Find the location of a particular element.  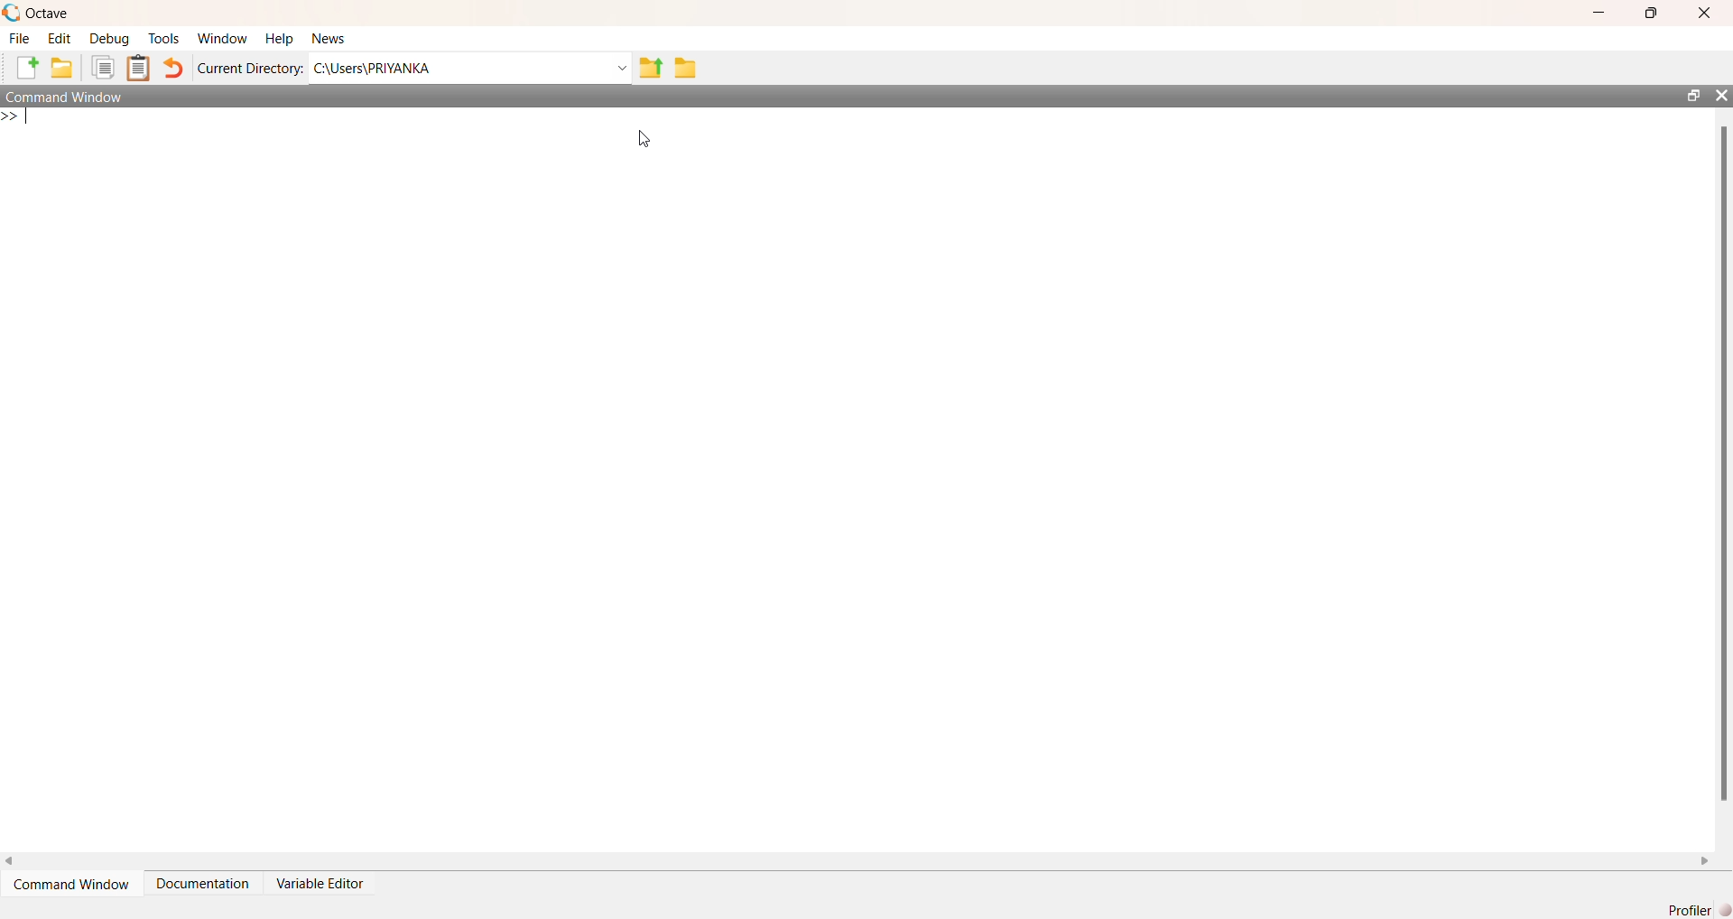

debug is located at coordinates (108, 40).